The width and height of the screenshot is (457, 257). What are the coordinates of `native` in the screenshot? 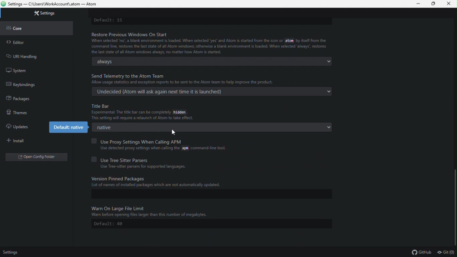 It's located at (213, 127).